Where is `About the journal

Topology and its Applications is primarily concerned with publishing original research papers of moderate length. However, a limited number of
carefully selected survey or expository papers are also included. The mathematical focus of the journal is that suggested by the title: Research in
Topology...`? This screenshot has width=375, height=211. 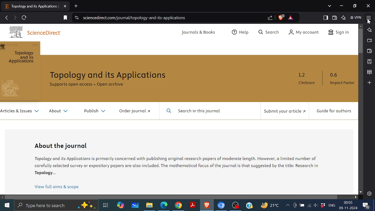 About the journal

Topology and its Applications is primarily concerned with publishing original research papers of moderate length. However, a limited number of
carefully selected survey or expository papers are also included. The mathematical focus of the journal is that suggested by the title: Research in
Topology... is located at coordinates (178, 159).